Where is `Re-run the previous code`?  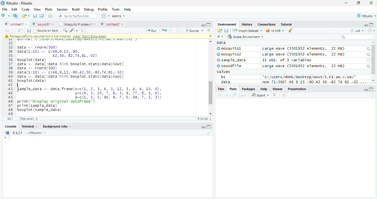
Re-run the previous code is located at coordinates (164, 30).